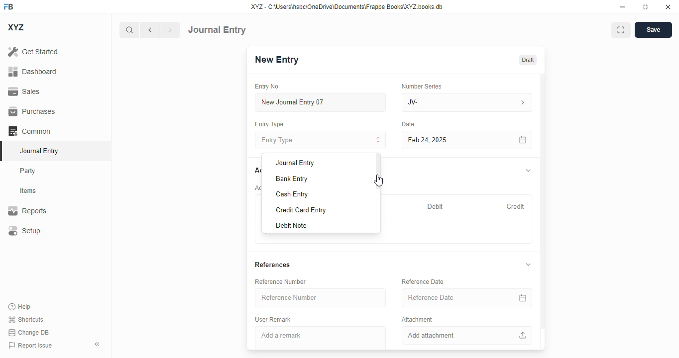  I want to click on references, so click(273, 265).